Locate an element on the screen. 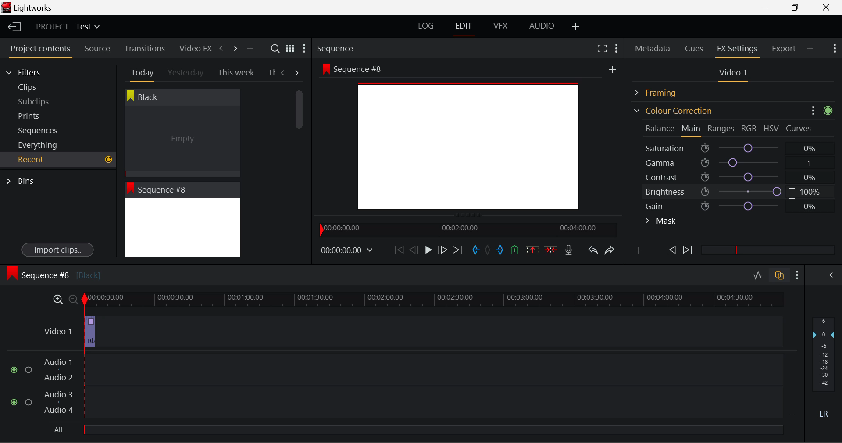 This screenshot has height=443, width=842. Next Tab is located at coordinates (297, 72).